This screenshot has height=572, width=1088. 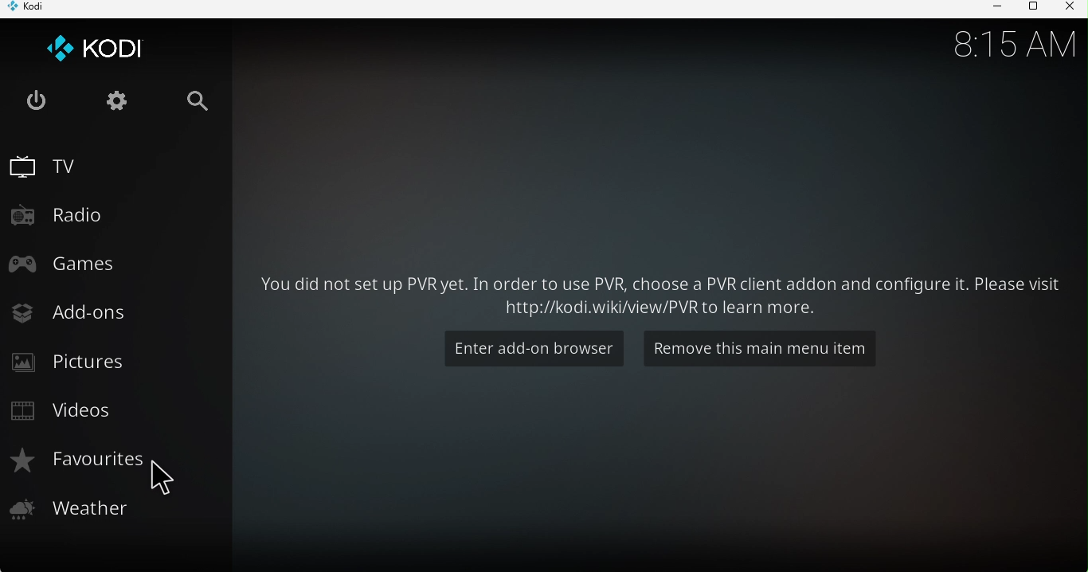 What do you see at coordinates (659, 288) in the screenshot?
I see `You did not set up PVR yet. In order to use PVR, choose a PVR client addon and configure it. Please visit http:/kodi/wiki/PVR to learn more.` at bounding box center [659, 288].